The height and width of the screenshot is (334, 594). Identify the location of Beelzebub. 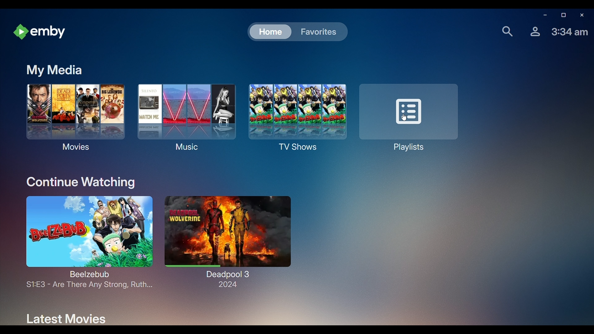
(83, 242).